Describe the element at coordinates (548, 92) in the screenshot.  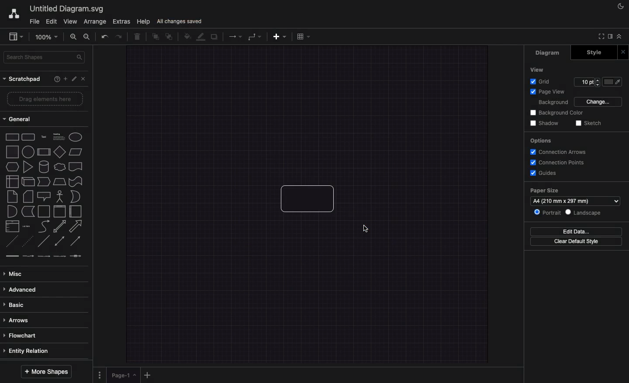
I see `Page view` at that location.